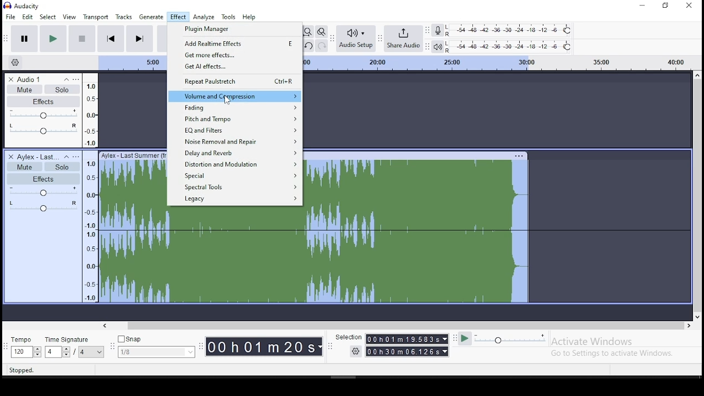 This screenshot has width=704, height=396. I want to click on delay and reverb, so click(236, 153).